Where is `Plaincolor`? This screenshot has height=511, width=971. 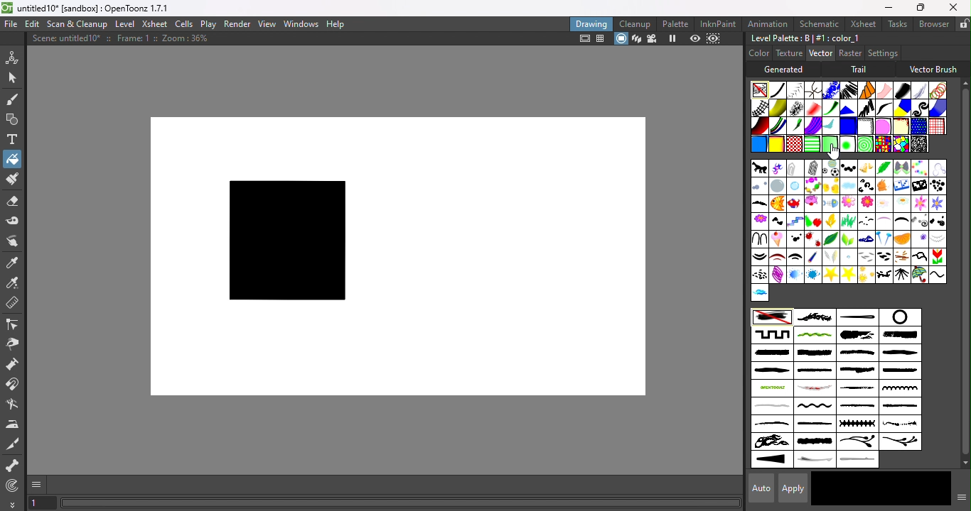 Plaincolor is located at coordinates (773, 318).